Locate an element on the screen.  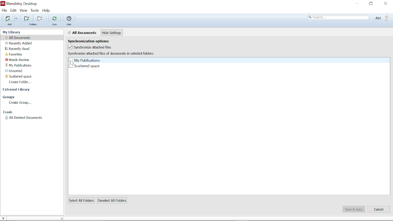
View is located at coordinates (24, 10).